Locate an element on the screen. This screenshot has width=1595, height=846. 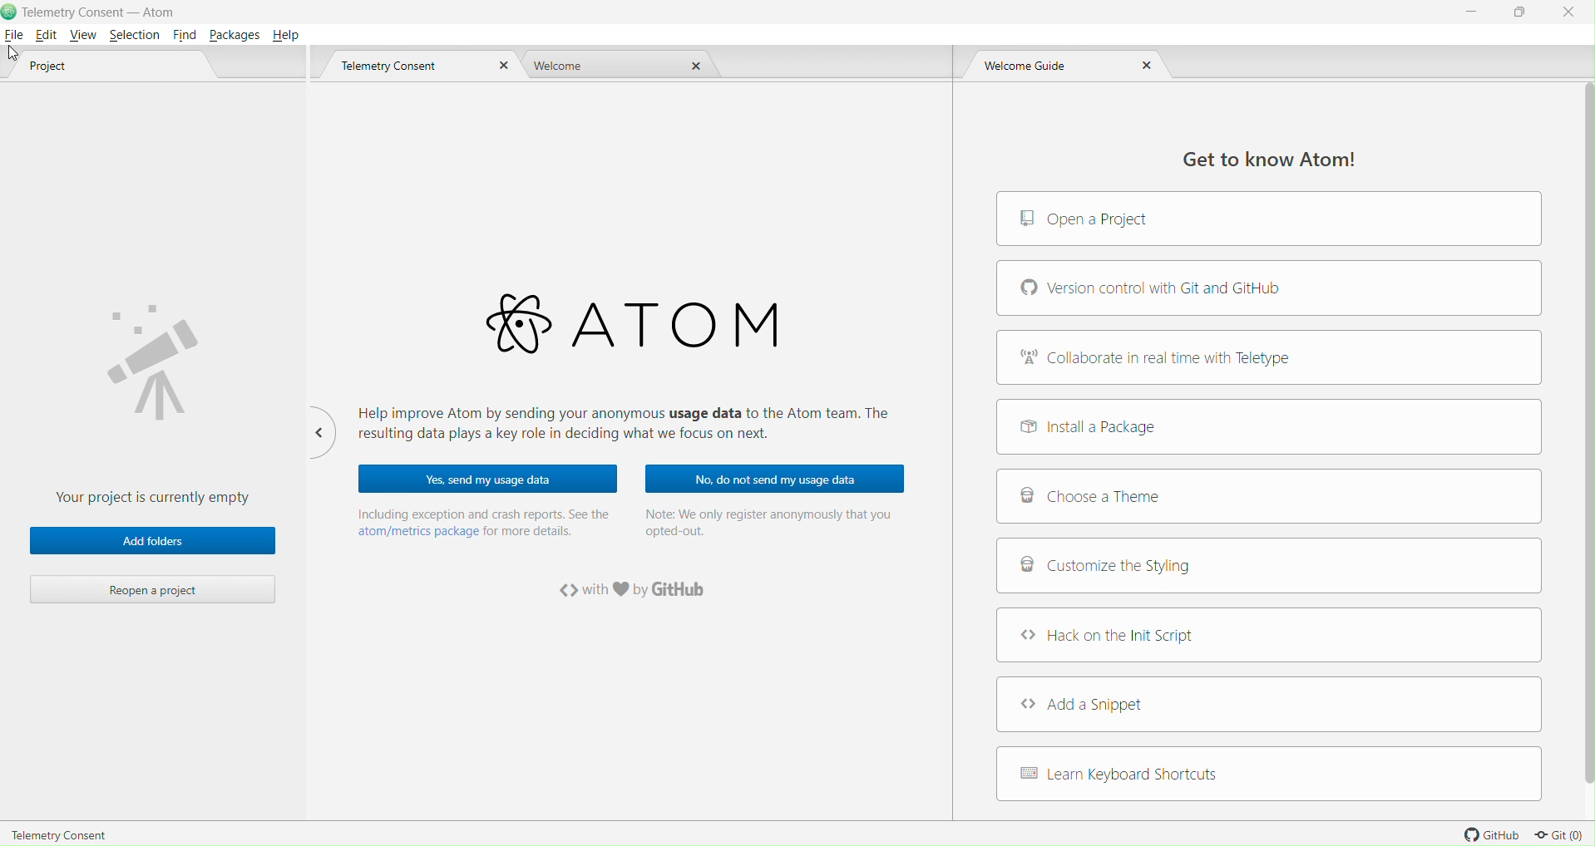
Hide/Unhide is located at coordinates (317, 431).